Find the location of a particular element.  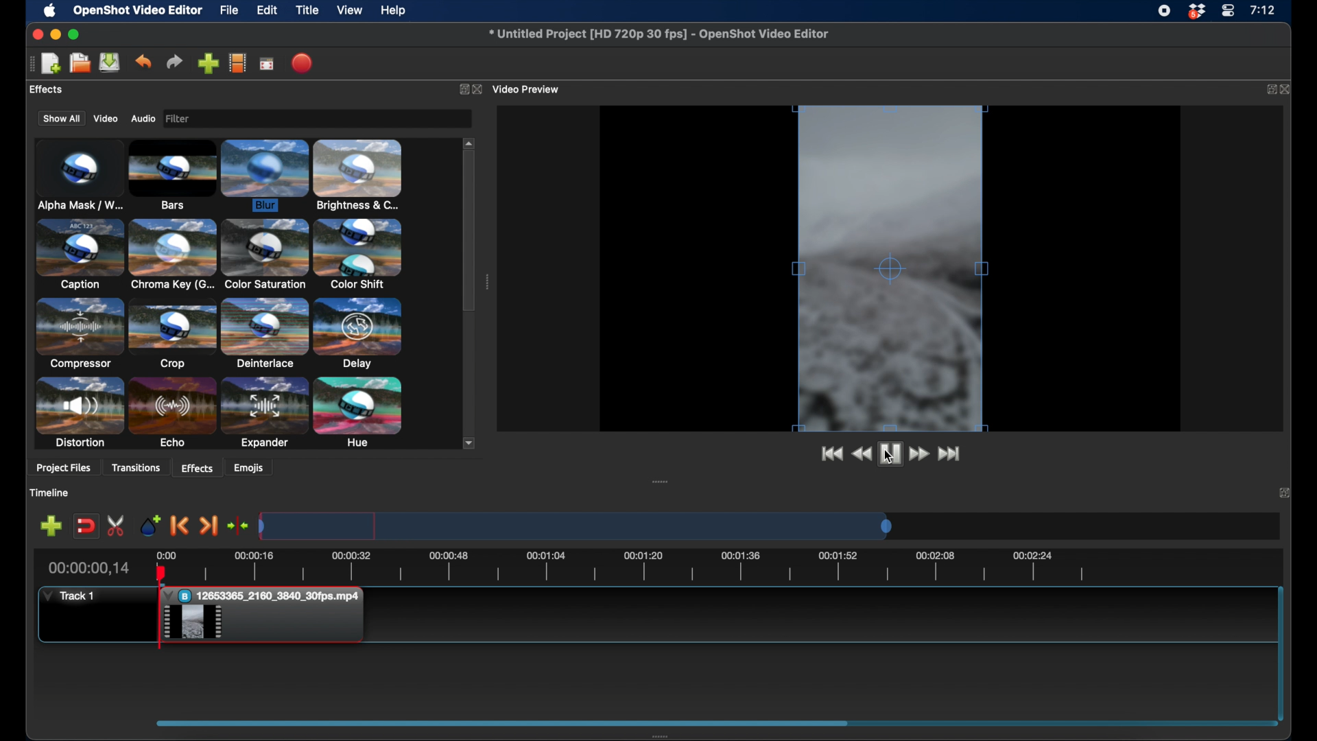

timeline scale is located at coordinates (576, 526).